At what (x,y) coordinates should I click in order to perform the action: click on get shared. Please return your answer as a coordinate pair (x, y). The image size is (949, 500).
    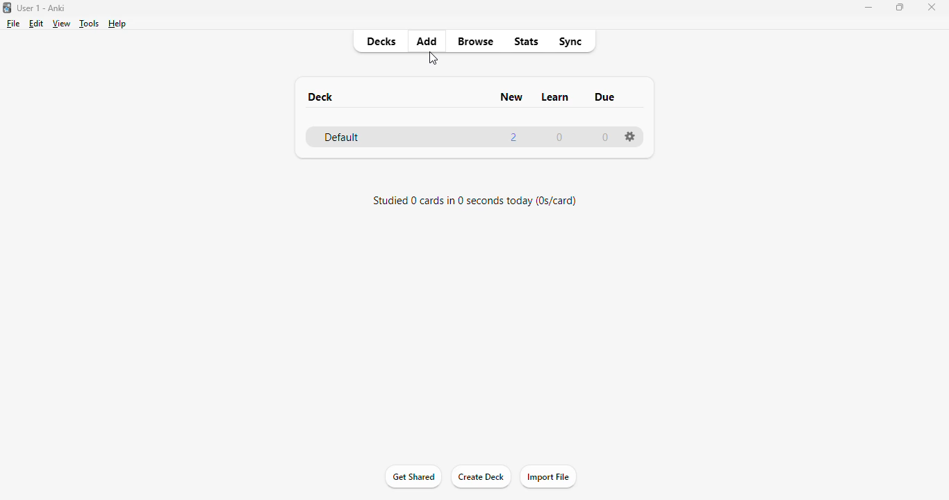
    Looking at the image, I should click on (413, 477).